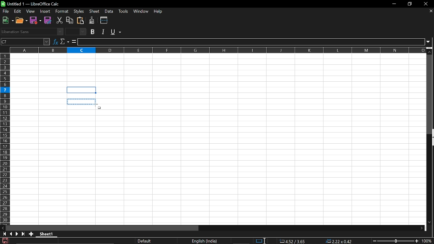 The image size is (434, 244). I want to click on Restore down, so click(410, 4).